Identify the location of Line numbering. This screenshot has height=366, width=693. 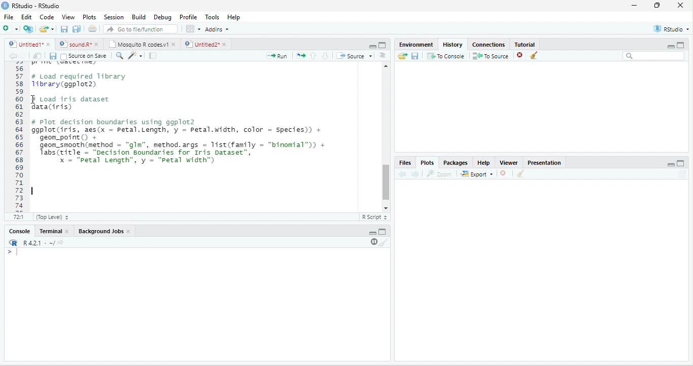
(19, 137).